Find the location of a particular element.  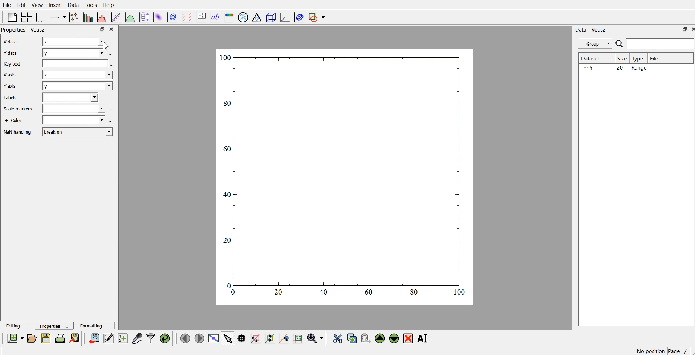

fit a function to data is located at coordinates (116, 17).